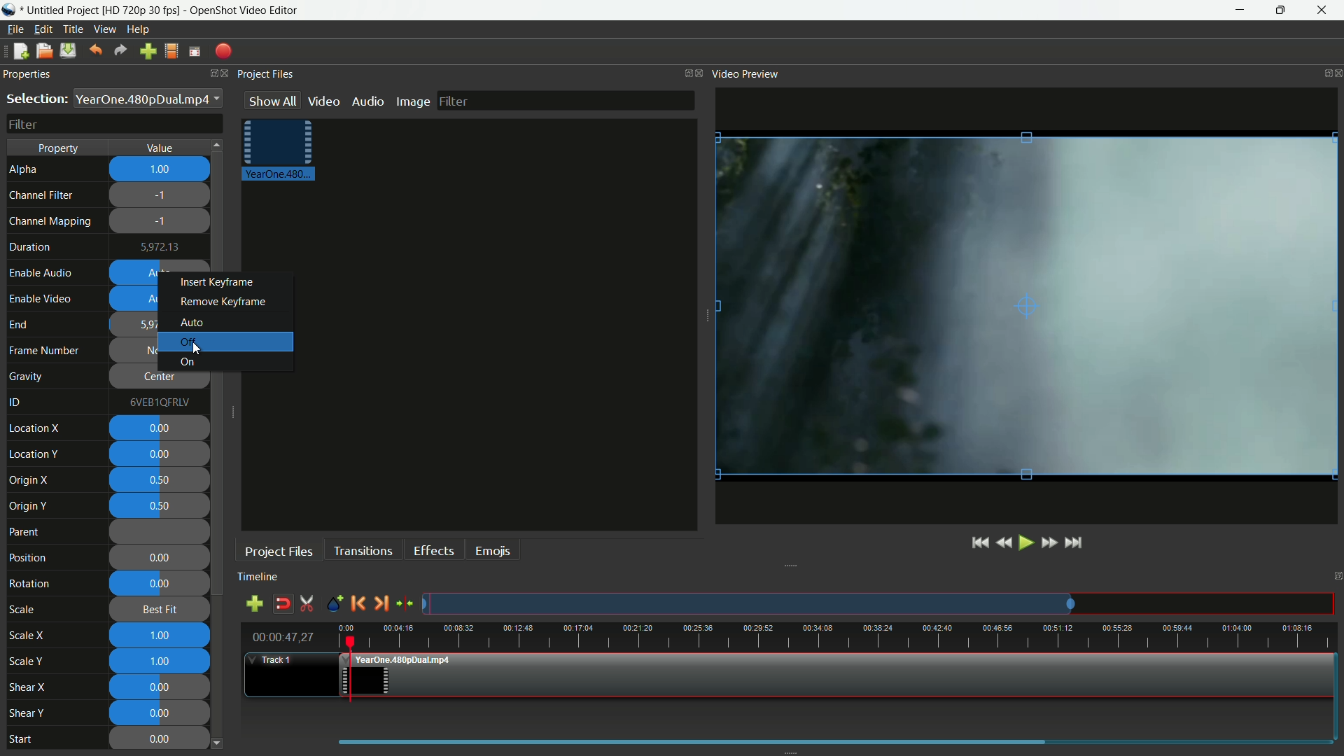 The image size is (1344, 756). I want to click on video in timeline, so click(838, 673).